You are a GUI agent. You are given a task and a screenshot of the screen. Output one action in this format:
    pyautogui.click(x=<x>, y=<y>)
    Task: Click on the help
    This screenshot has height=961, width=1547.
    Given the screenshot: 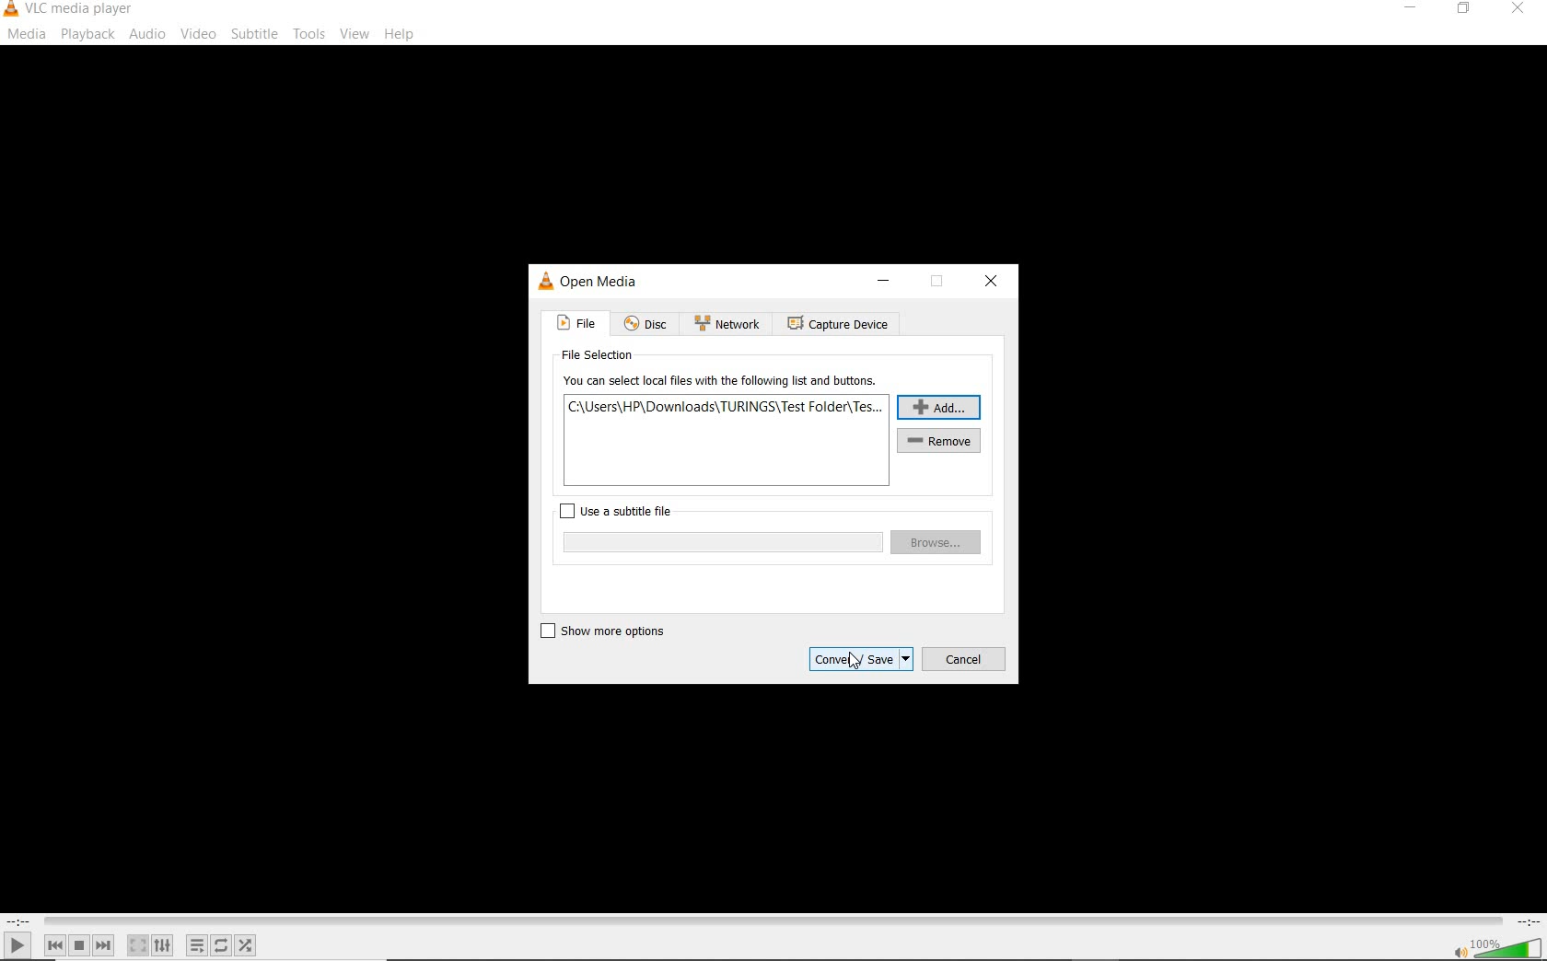 What is the action you would take?
    pyautogui.click(x=400, y=36)
    